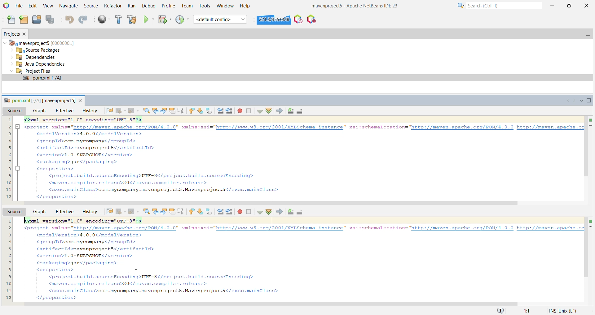 This screenshot has height=315, width=595. I want to click on 10, so click(8, 182).